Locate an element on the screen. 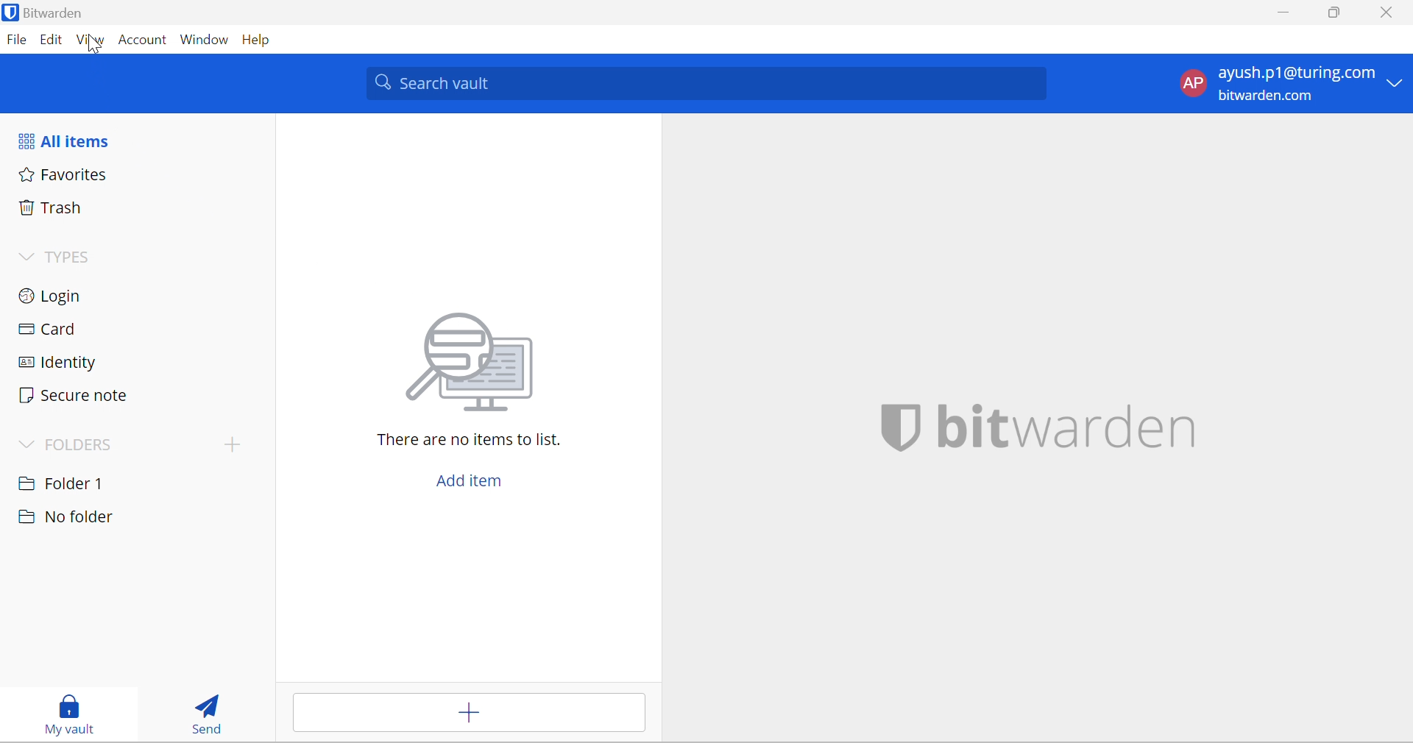 The image size is (1413, 743). create folder is located at coordinates (228, 447).